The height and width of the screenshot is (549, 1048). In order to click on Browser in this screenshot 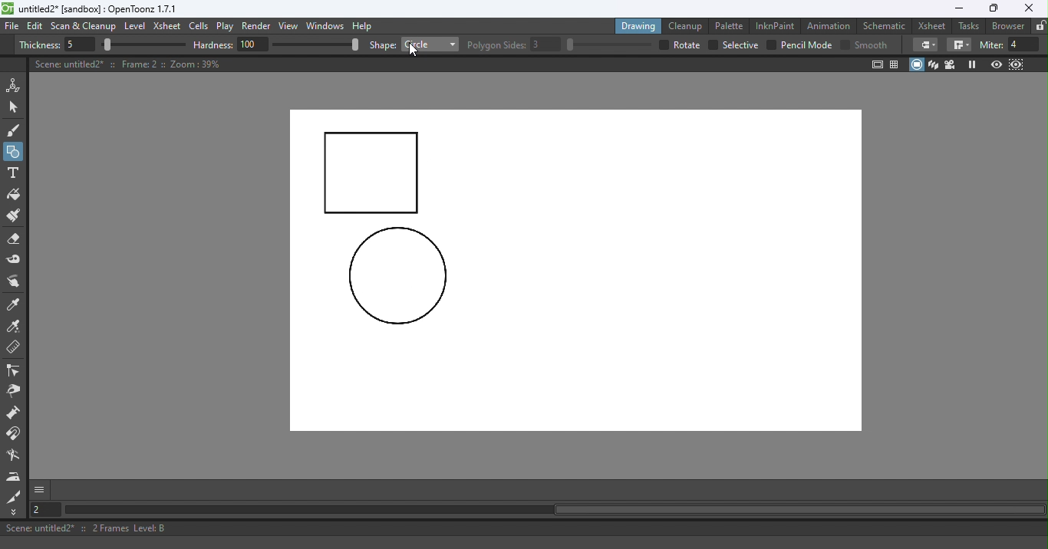, I will do `click(1006, 25)`.